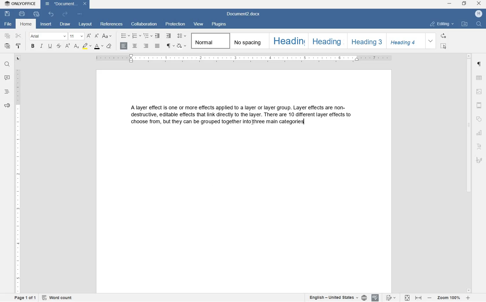  What do you see at coordinates (288, 41) in the screenshot?
I see `heading 1` at bounding box center [288, 41].